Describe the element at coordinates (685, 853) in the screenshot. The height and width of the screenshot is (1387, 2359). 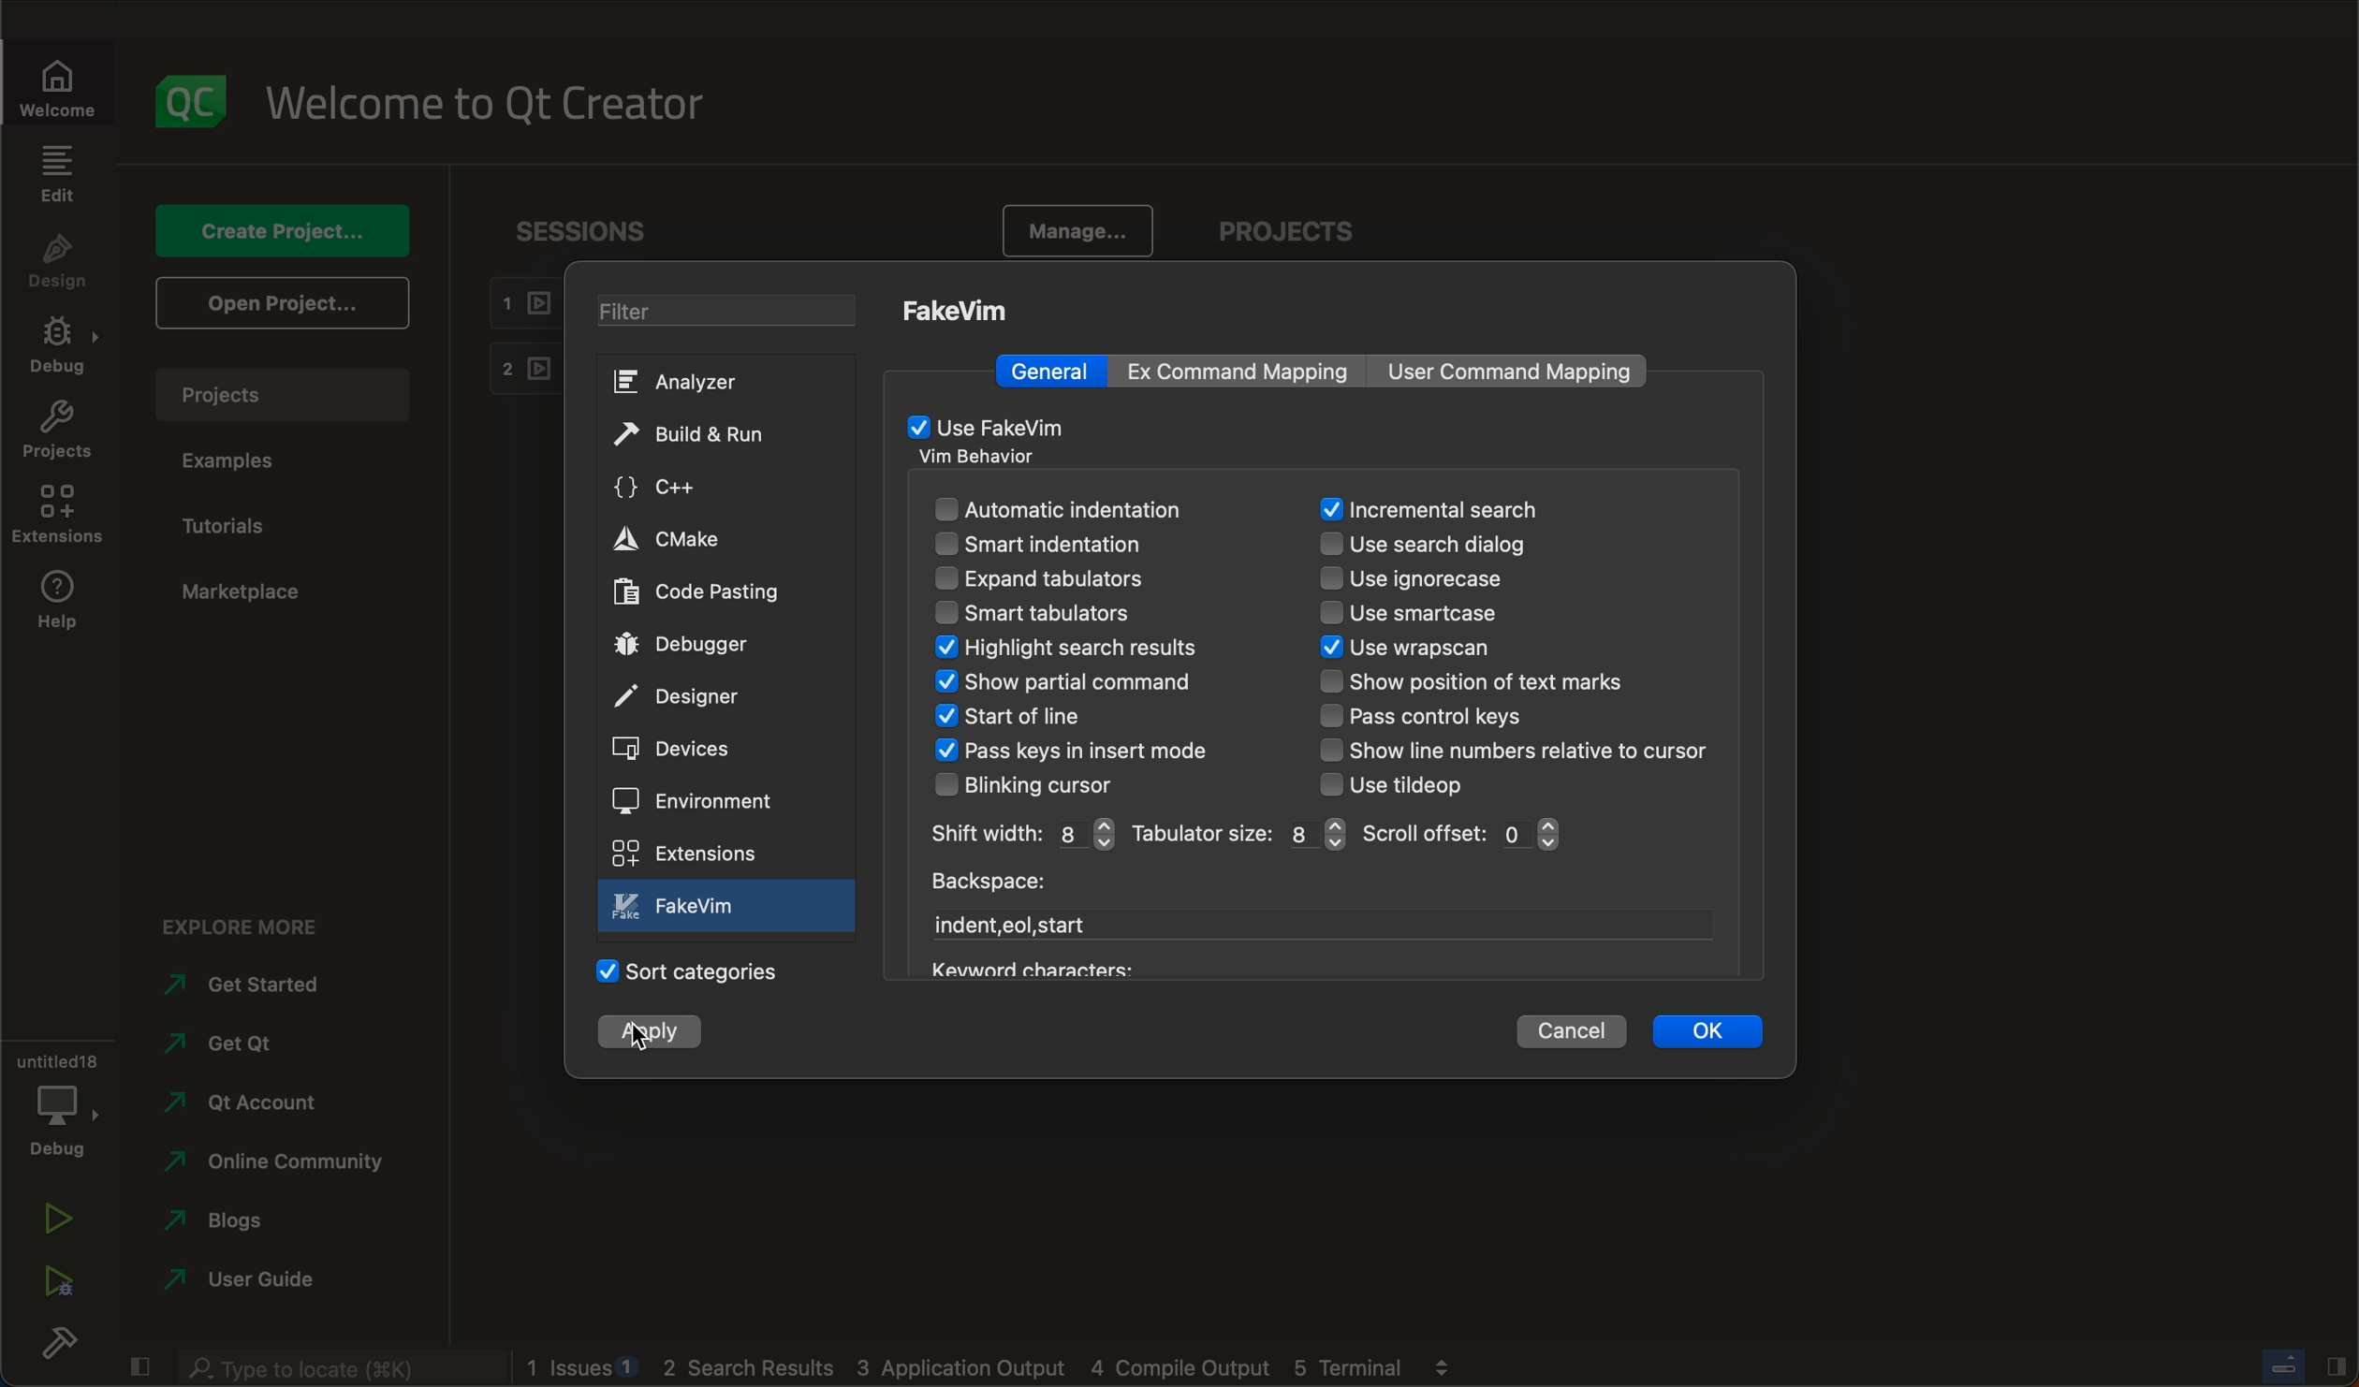
I see `extensions` at that location.